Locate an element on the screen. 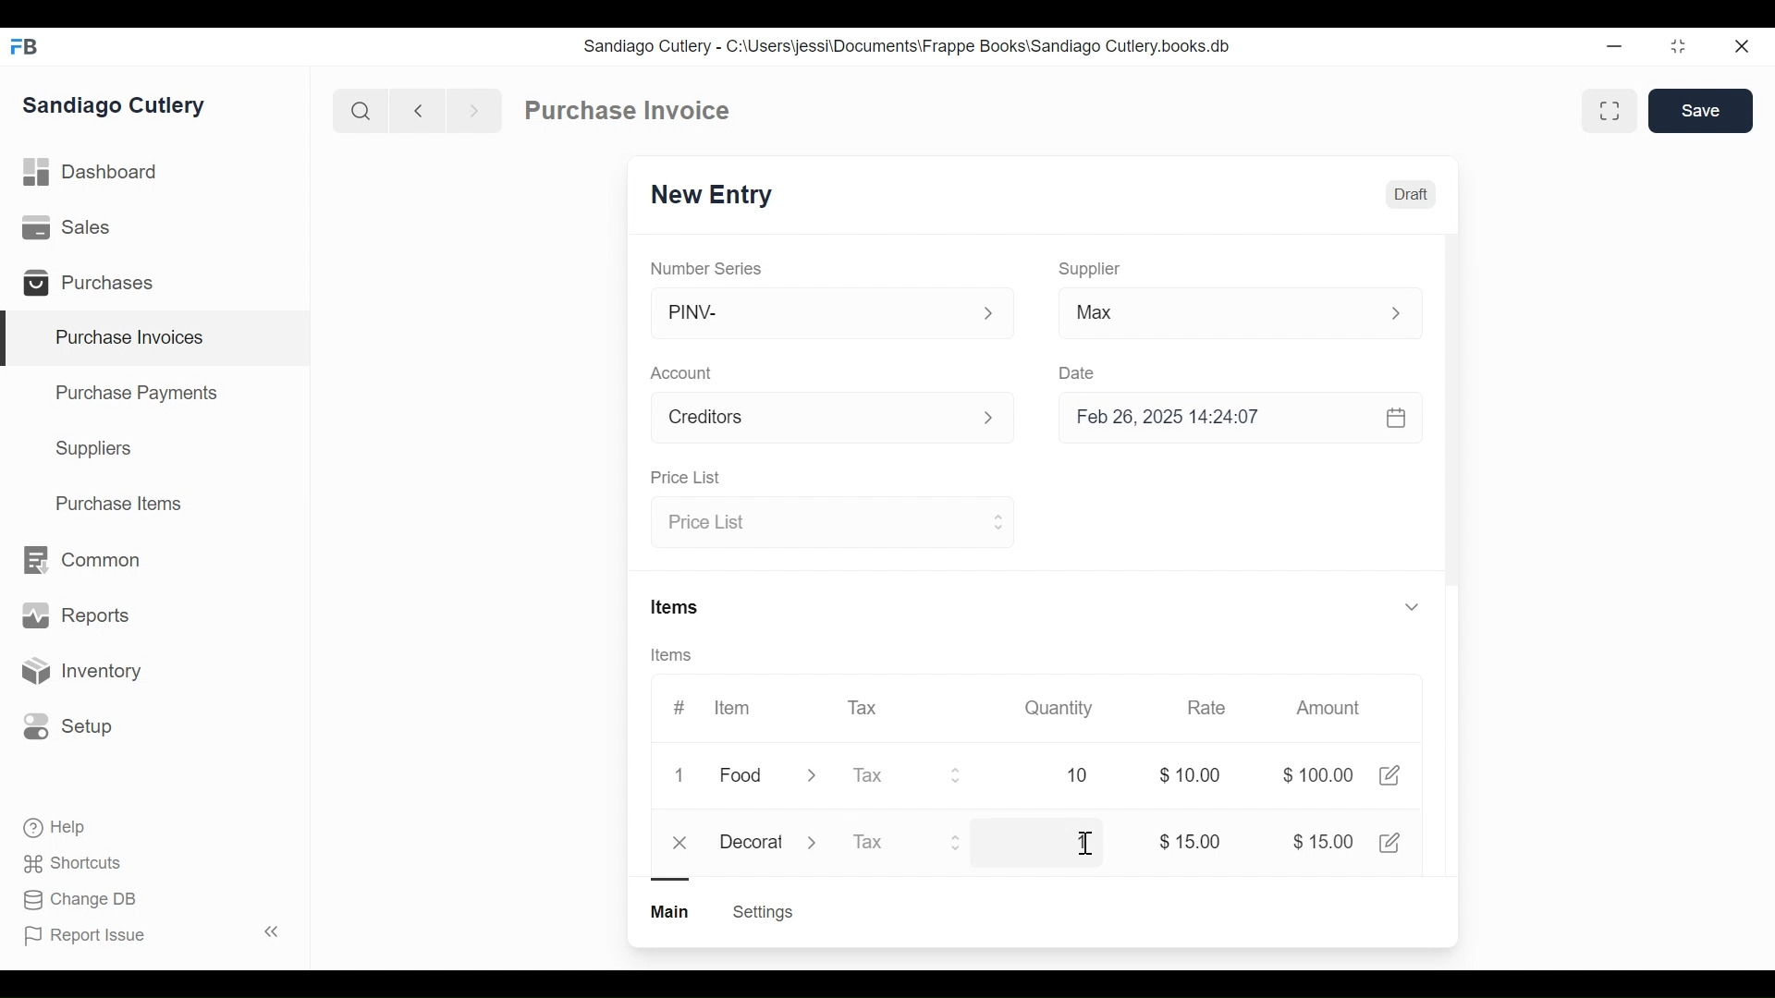  Purchase Payments is located at coordinates (140, 396).